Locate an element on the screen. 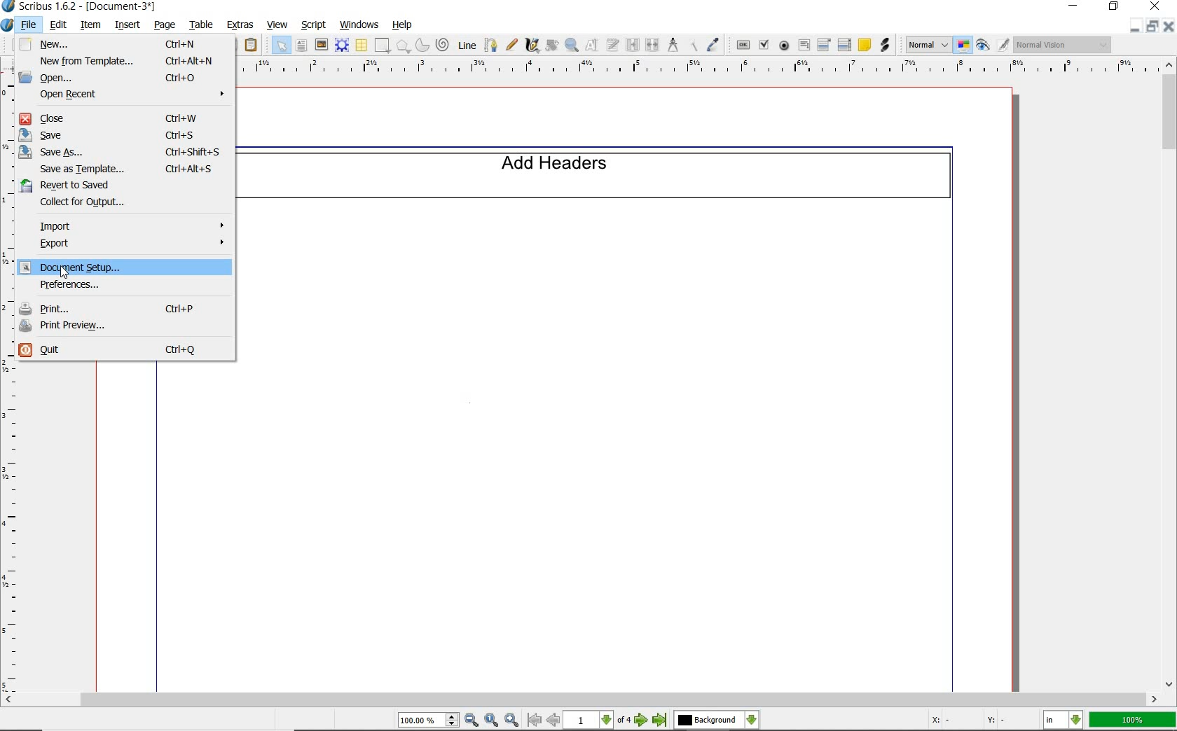 The width and height of the screenshot is (1177, 731). 100% is located at coordinates (1134, 720).